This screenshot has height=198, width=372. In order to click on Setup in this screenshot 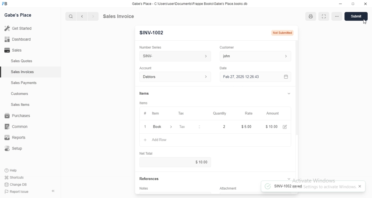, I will do `click(14, 148)`.